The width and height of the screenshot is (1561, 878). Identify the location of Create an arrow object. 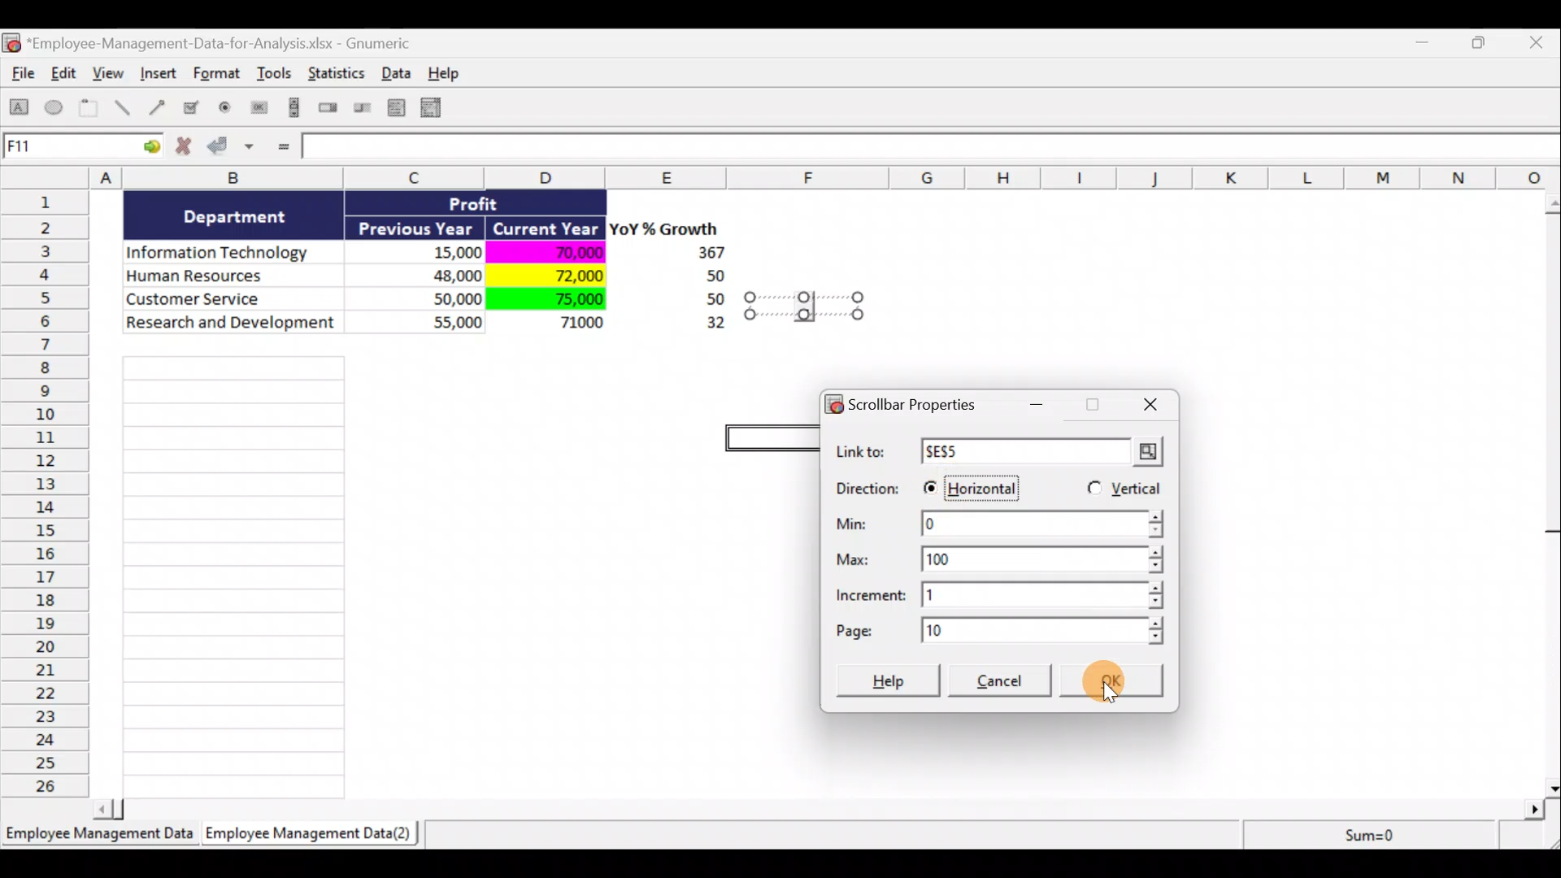
(157, 106).